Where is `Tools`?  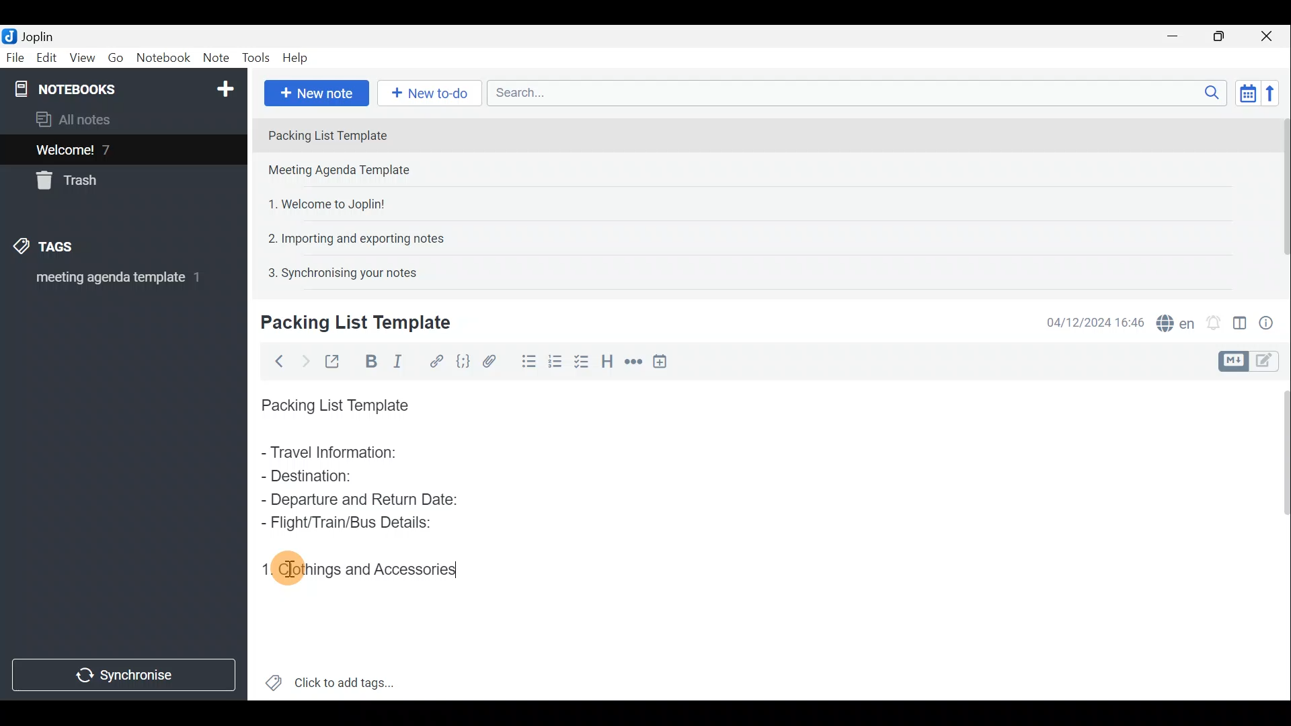
Tools is located at coordinates (258, 58).